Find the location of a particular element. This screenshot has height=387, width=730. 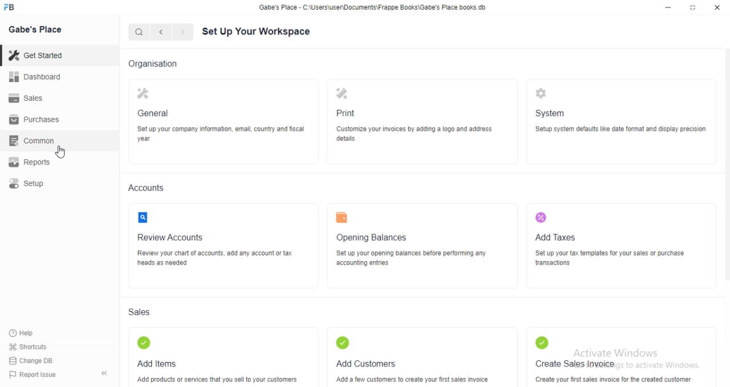

‘Set up your tax templates for your sales or purchase
transactions. is located at coordinates (614, 260).